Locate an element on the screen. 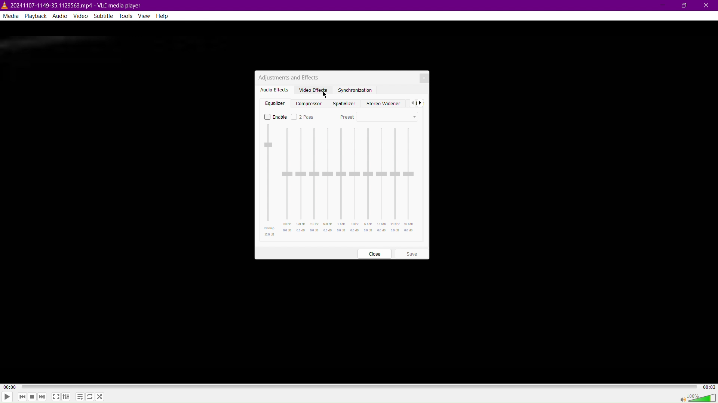  Equalizer is located at coordinates (276, 102).